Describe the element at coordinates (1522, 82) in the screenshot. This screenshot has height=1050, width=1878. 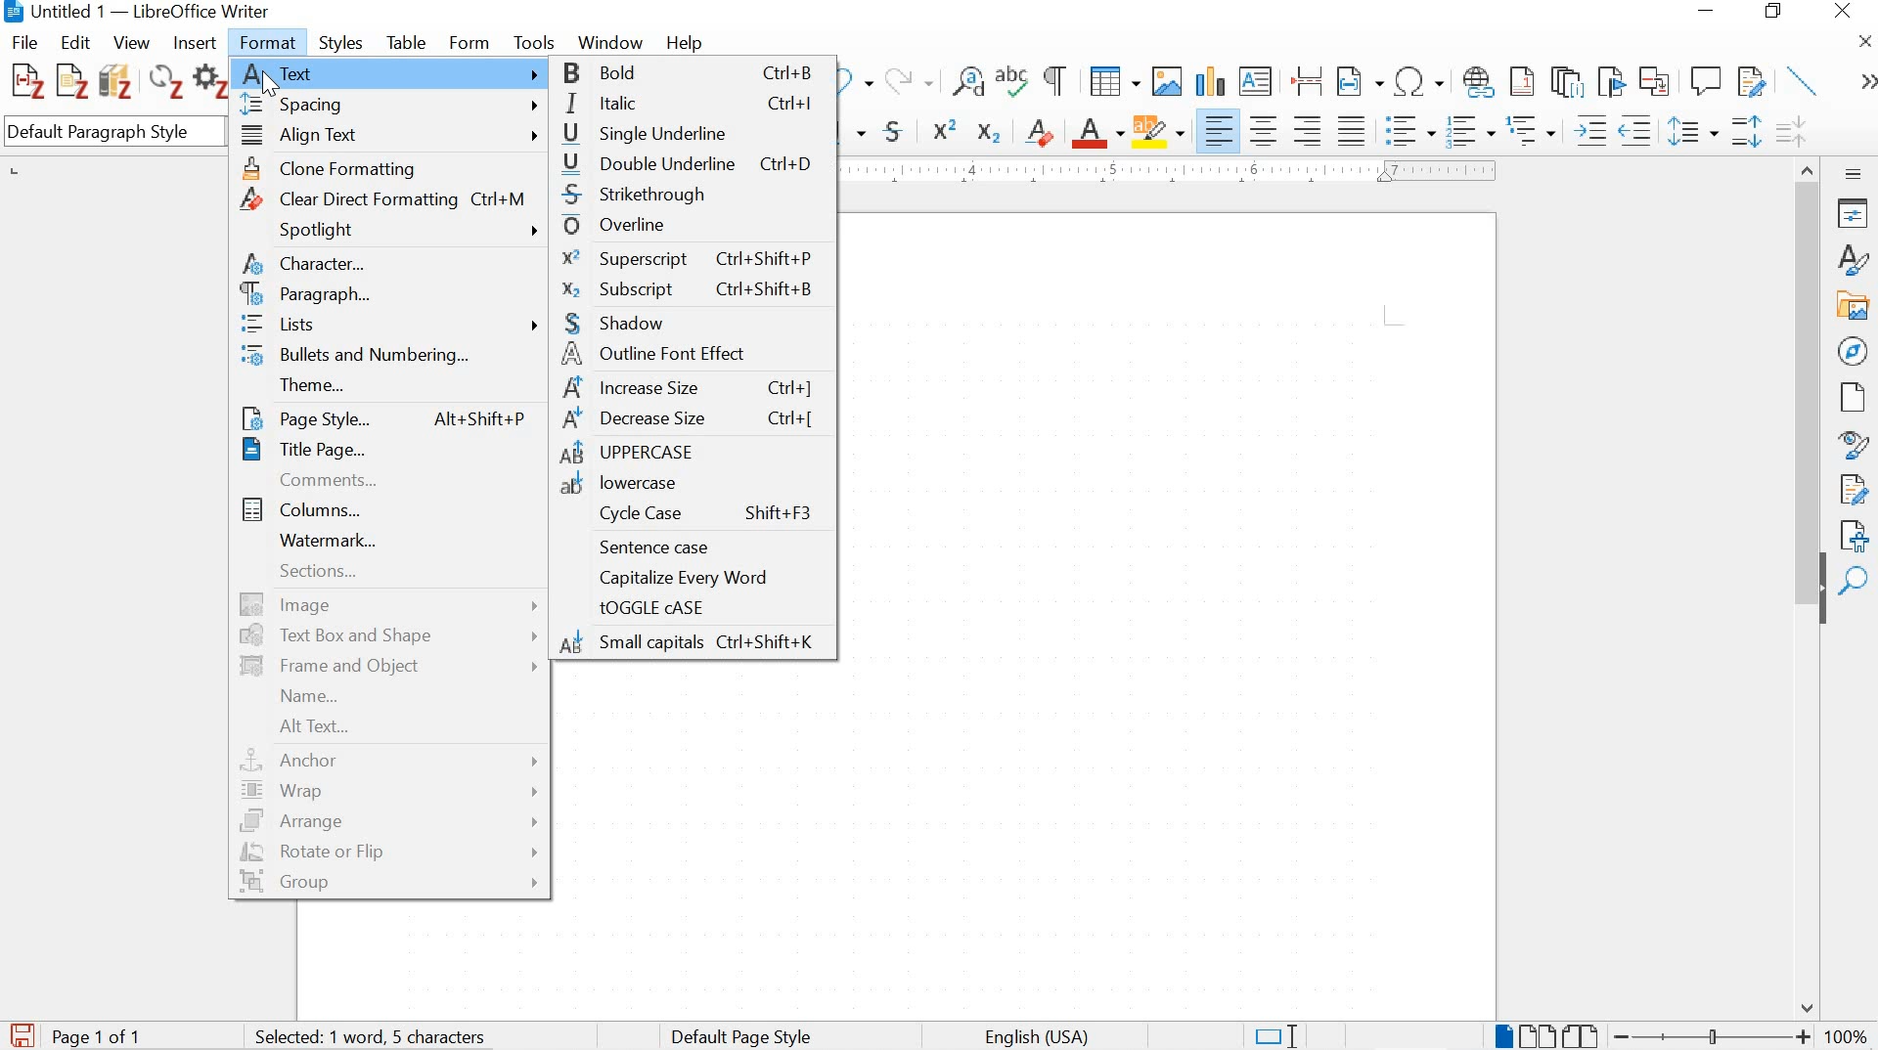
I see `insert endnote` at that location.